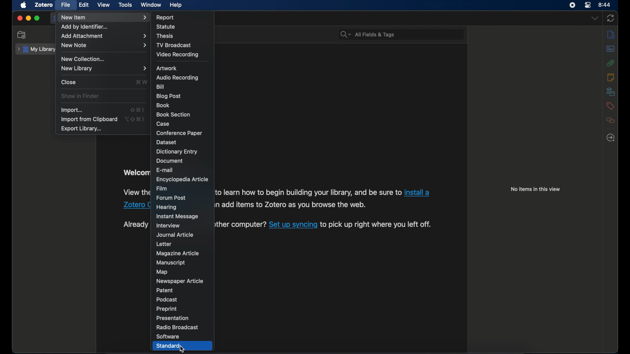 The image size is (630, 354). What do you see at coordinates (182, 179) in the screenshot?
I see `encyclopedia article` at bounding box center [182, 179].